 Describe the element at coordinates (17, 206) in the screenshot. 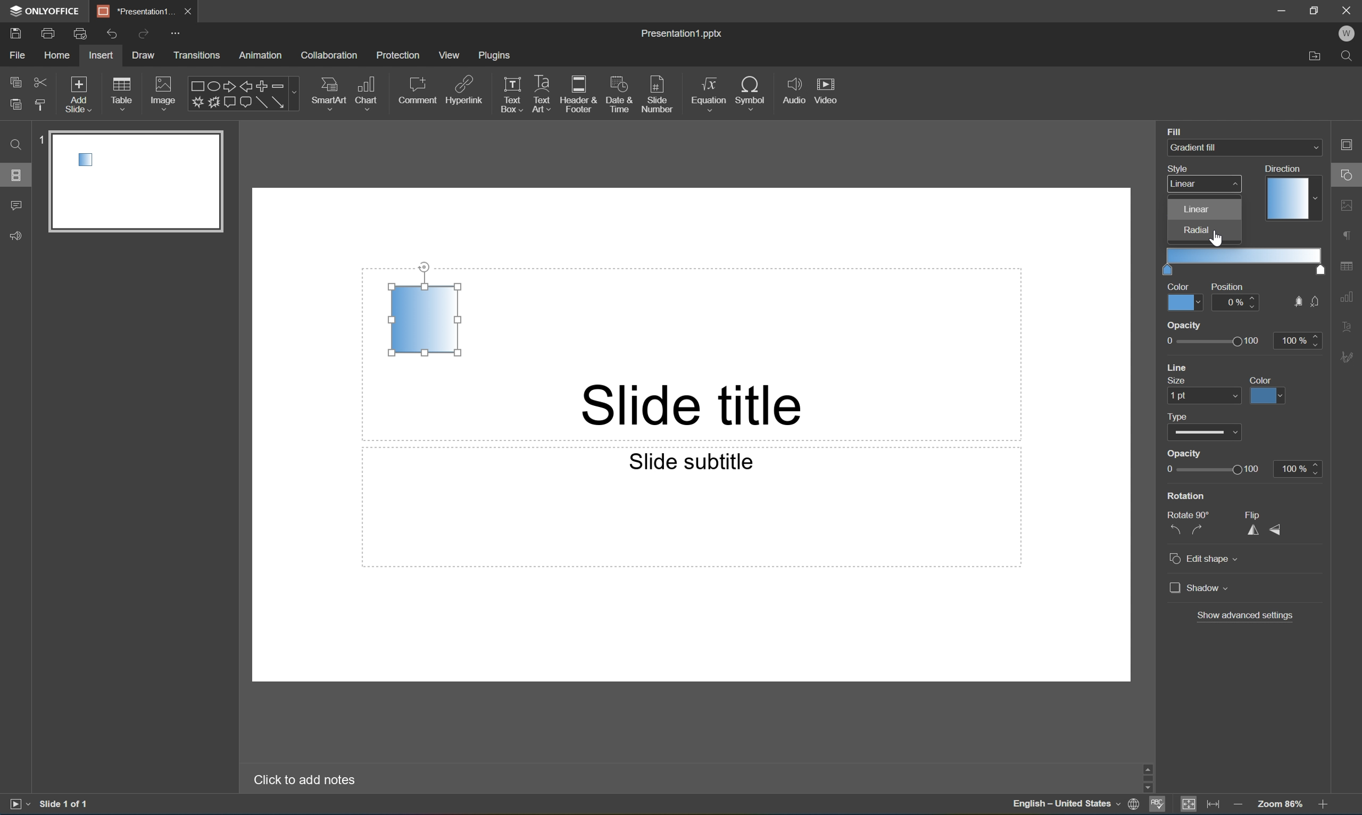

I see `Comment` at that location.